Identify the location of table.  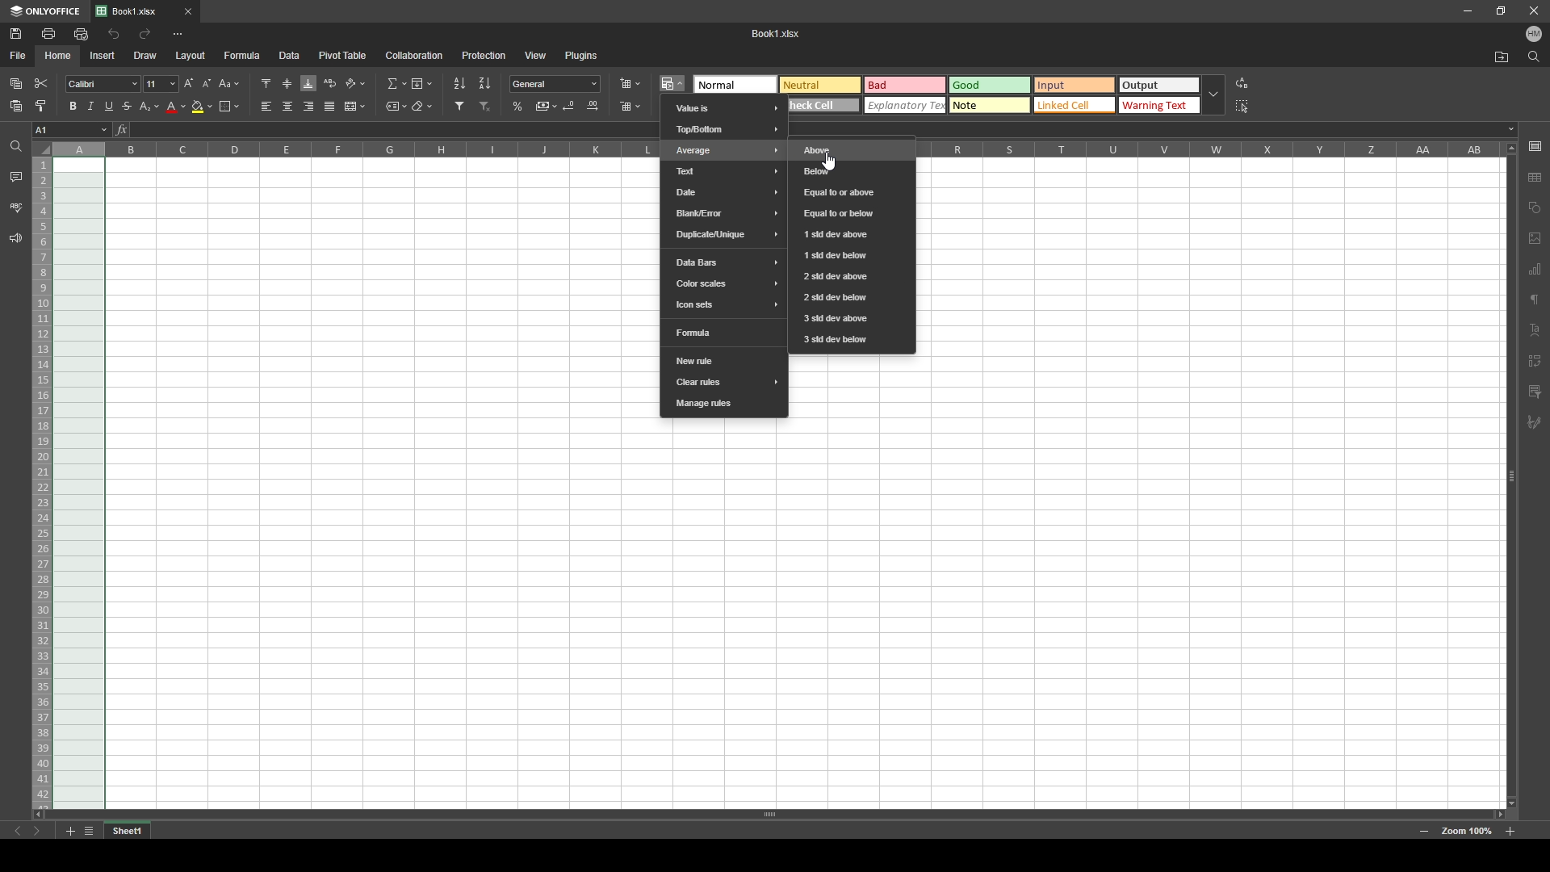
(1535, 175).